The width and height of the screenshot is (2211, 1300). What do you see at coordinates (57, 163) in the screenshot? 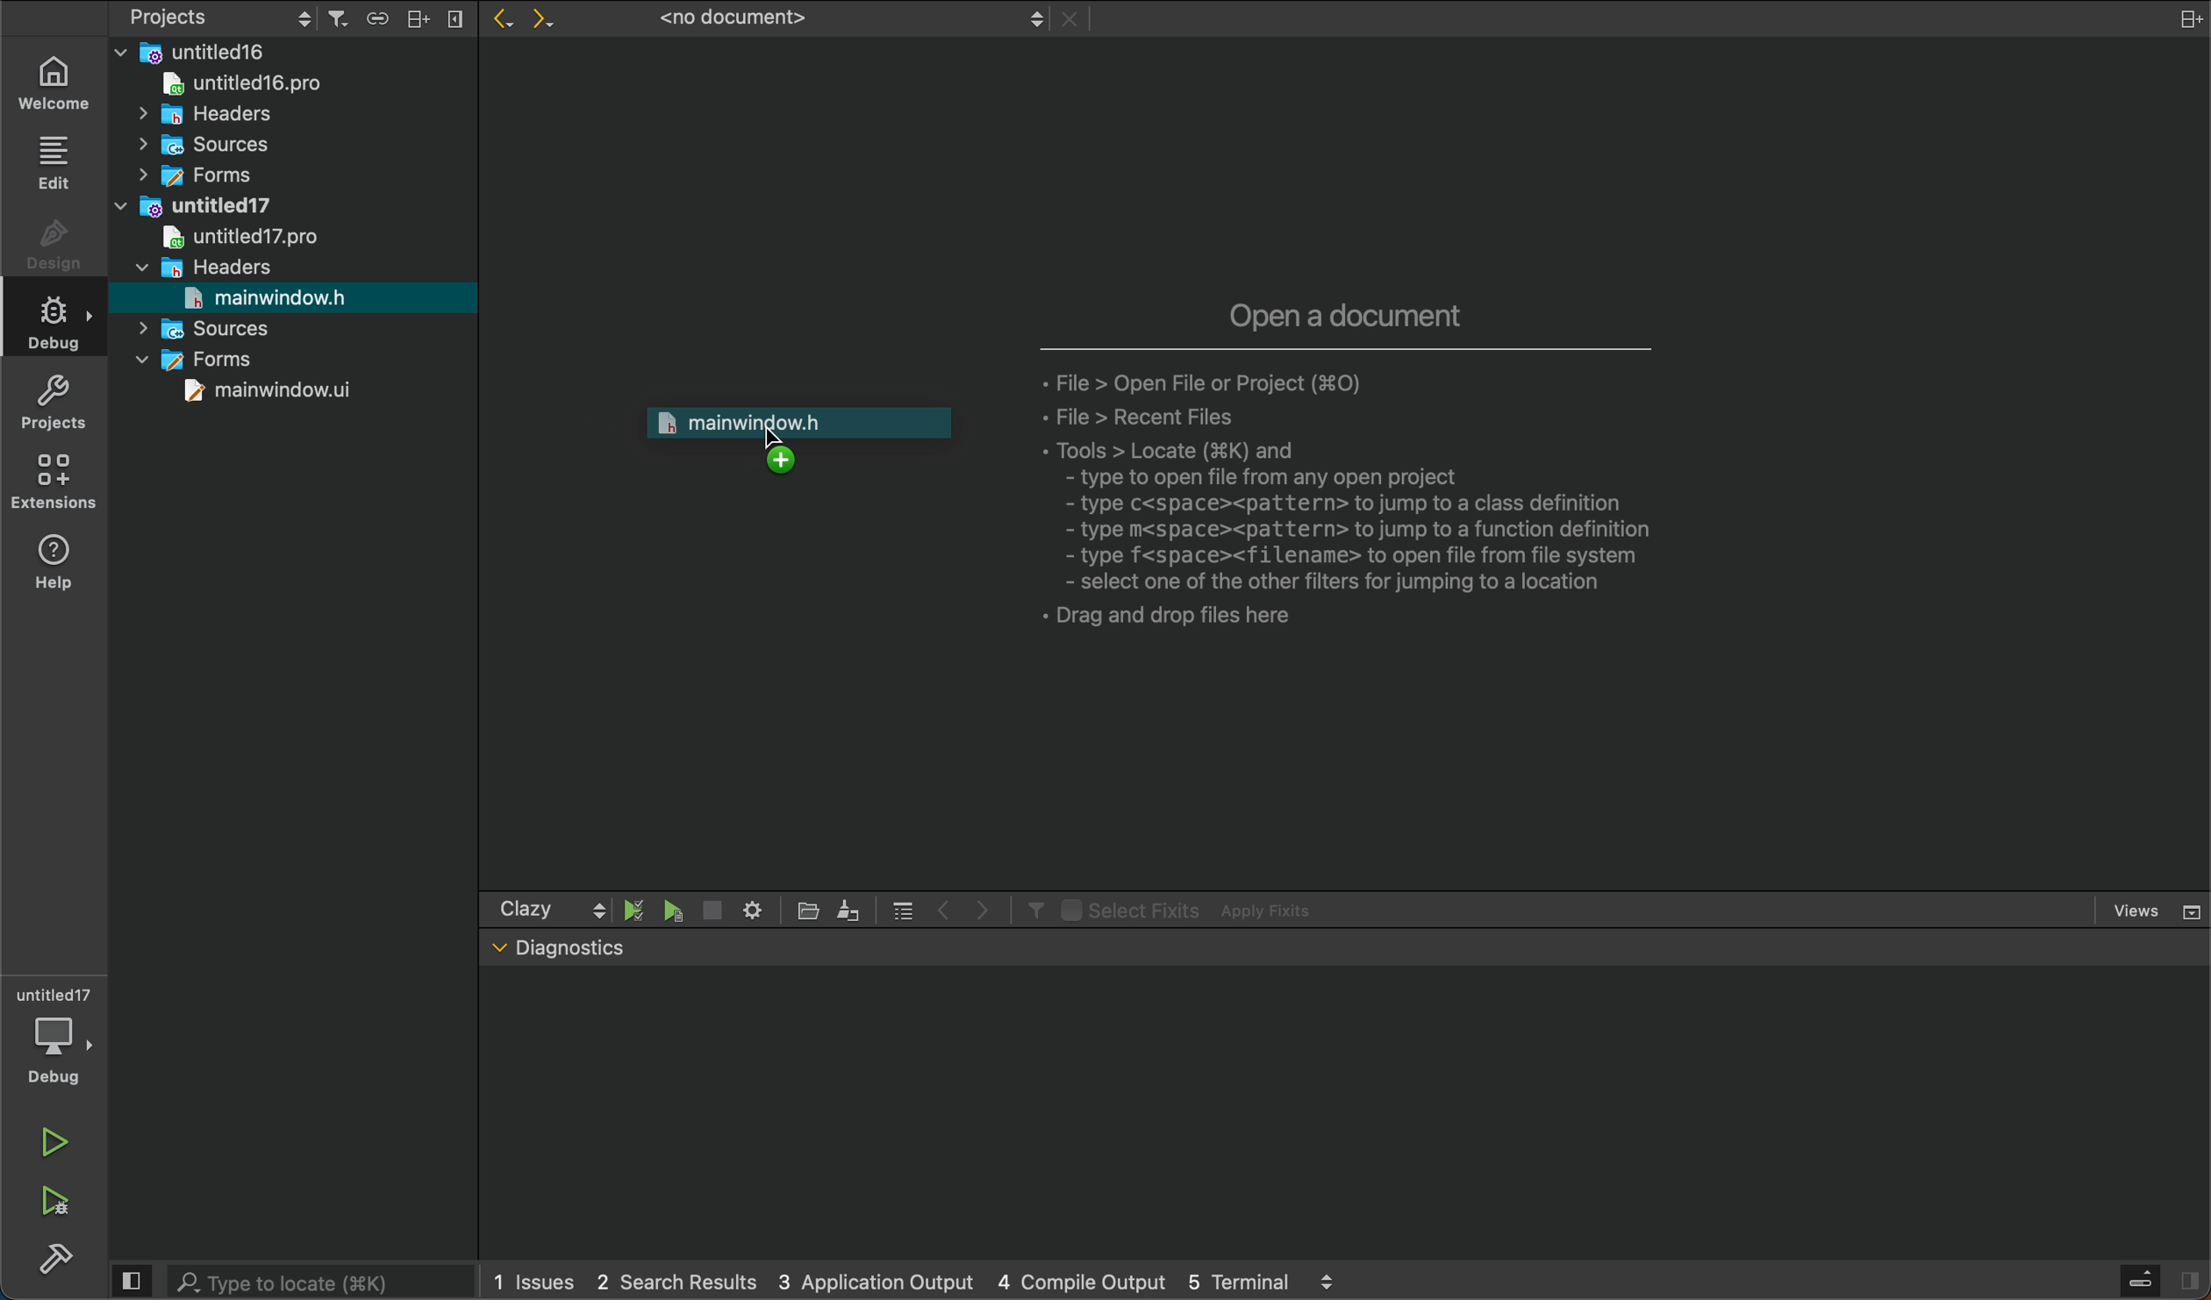
I see `EDIT` at bounding box center [57, 163].